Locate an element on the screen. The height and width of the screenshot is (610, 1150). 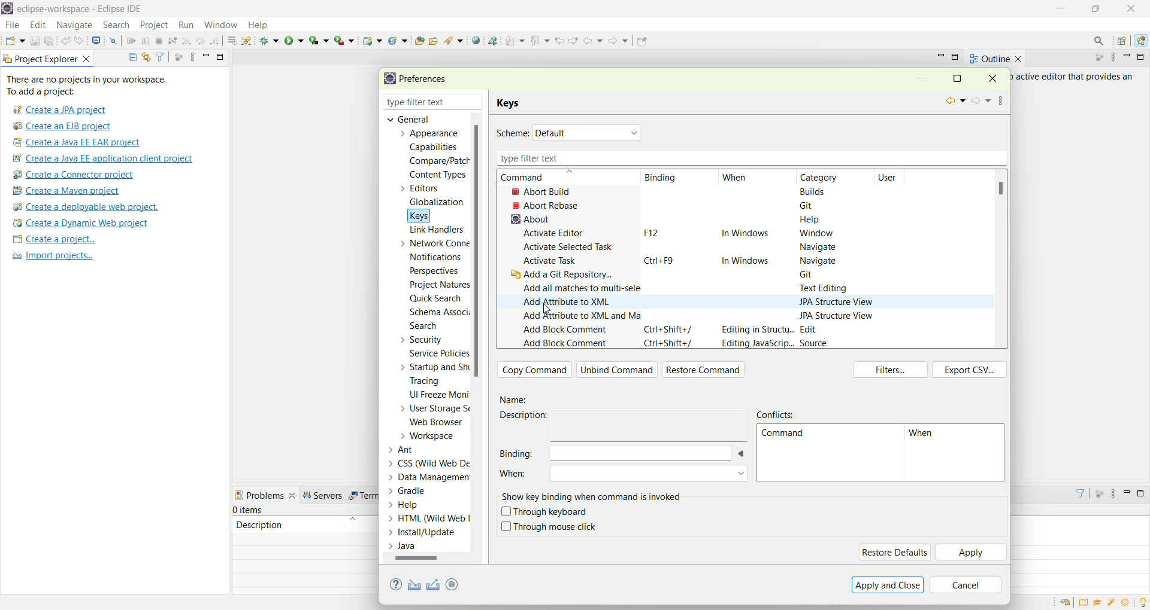
restore command is located at coordinates (707, 371).